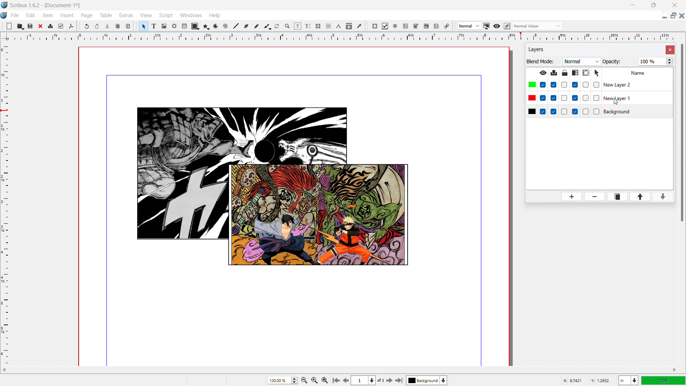 This screenshot has width=686, height=386. Describe the element at coordinates (570, 98) in the screenshot. I see `checkboxes` at that location.